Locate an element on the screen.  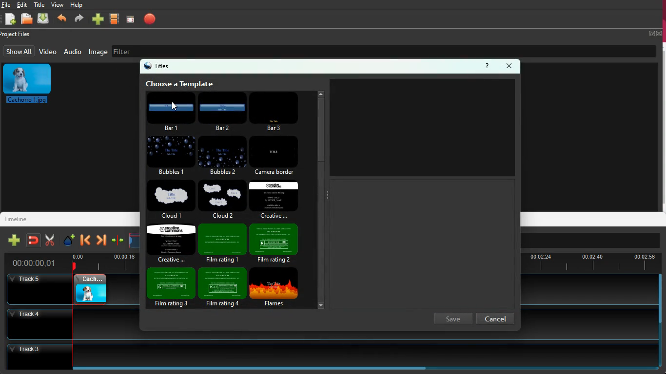
back is located at coordinates (85, 240).